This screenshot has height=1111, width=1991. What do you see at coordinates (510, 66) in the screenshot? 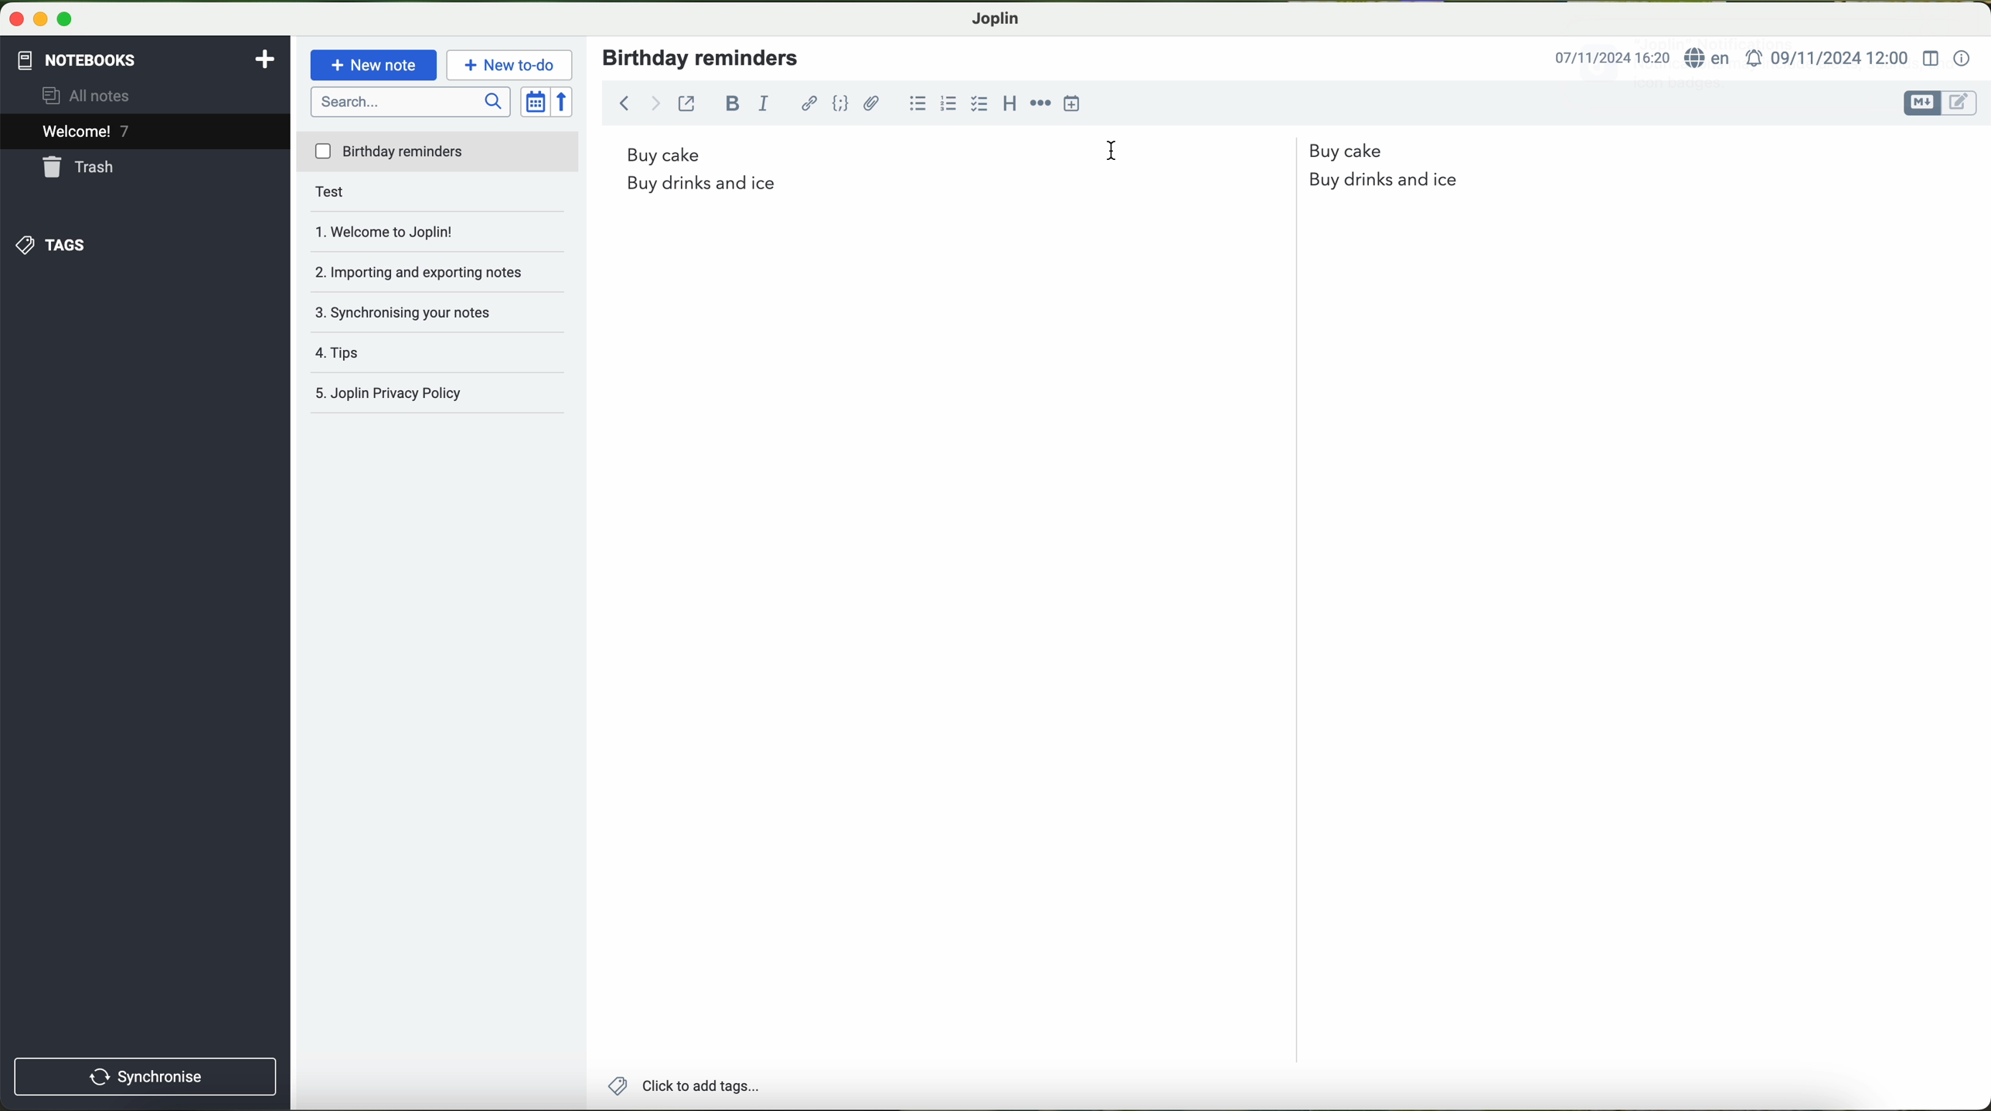
I see `new to-do button` at bounding box center [510, 66].